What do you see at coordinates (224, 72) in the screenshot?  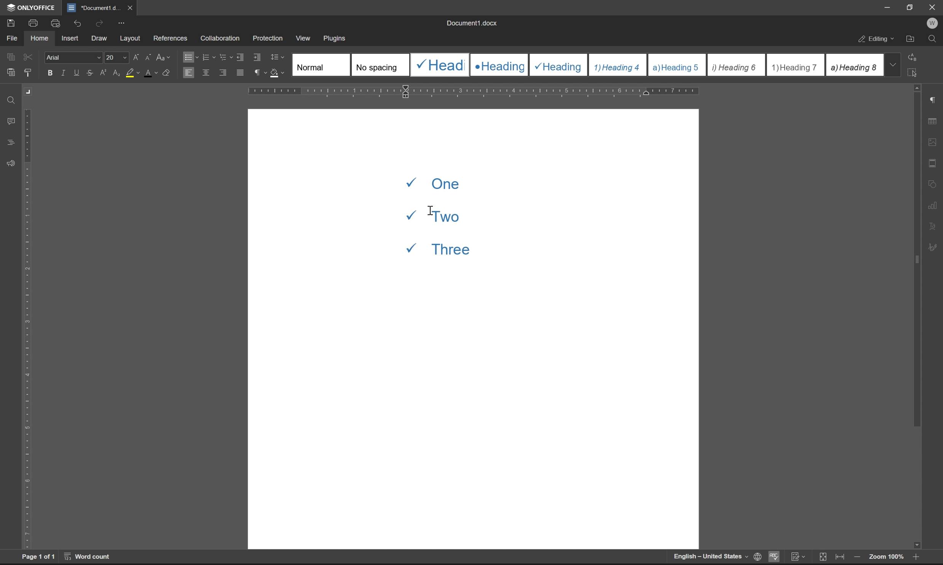 I see `align right` at bounding box center [224, 72].